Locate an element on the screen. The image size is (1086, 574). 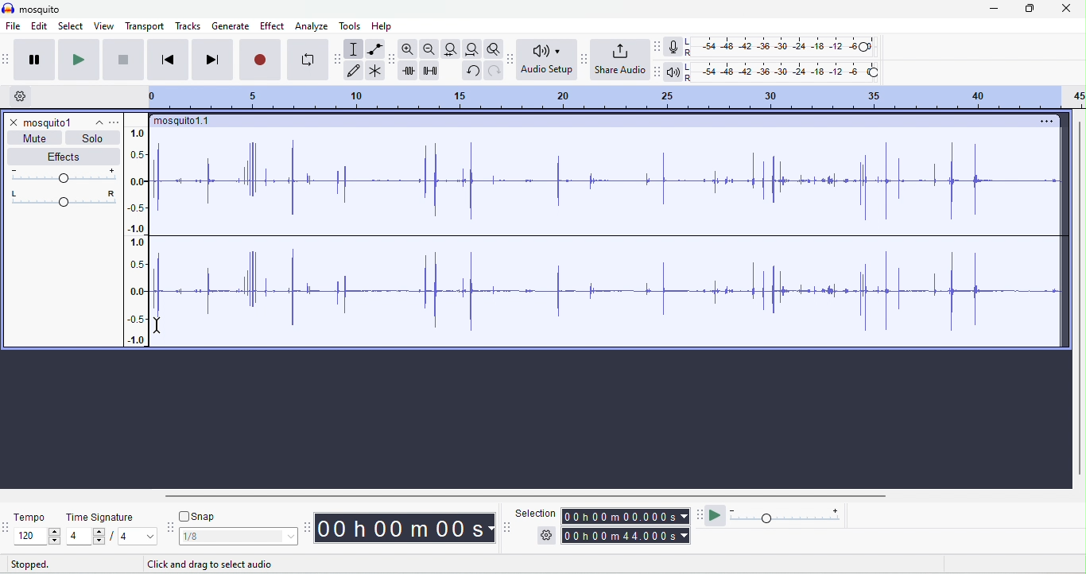
stopped is located at coordinates (29, 564).